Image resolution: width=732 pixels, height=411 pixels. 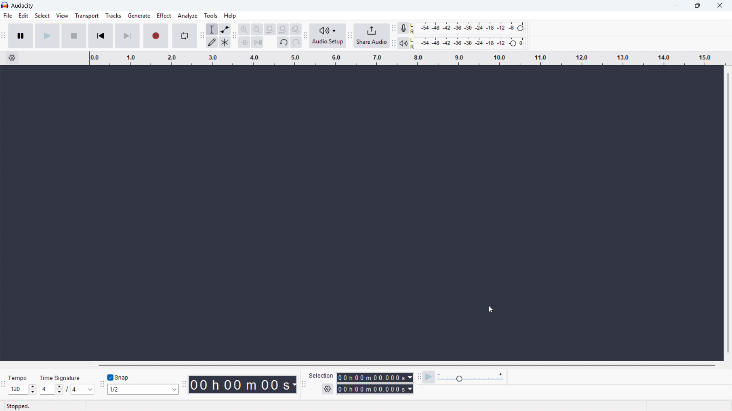 I want to click on trim audio outside selction, so click(x=244, y=42).